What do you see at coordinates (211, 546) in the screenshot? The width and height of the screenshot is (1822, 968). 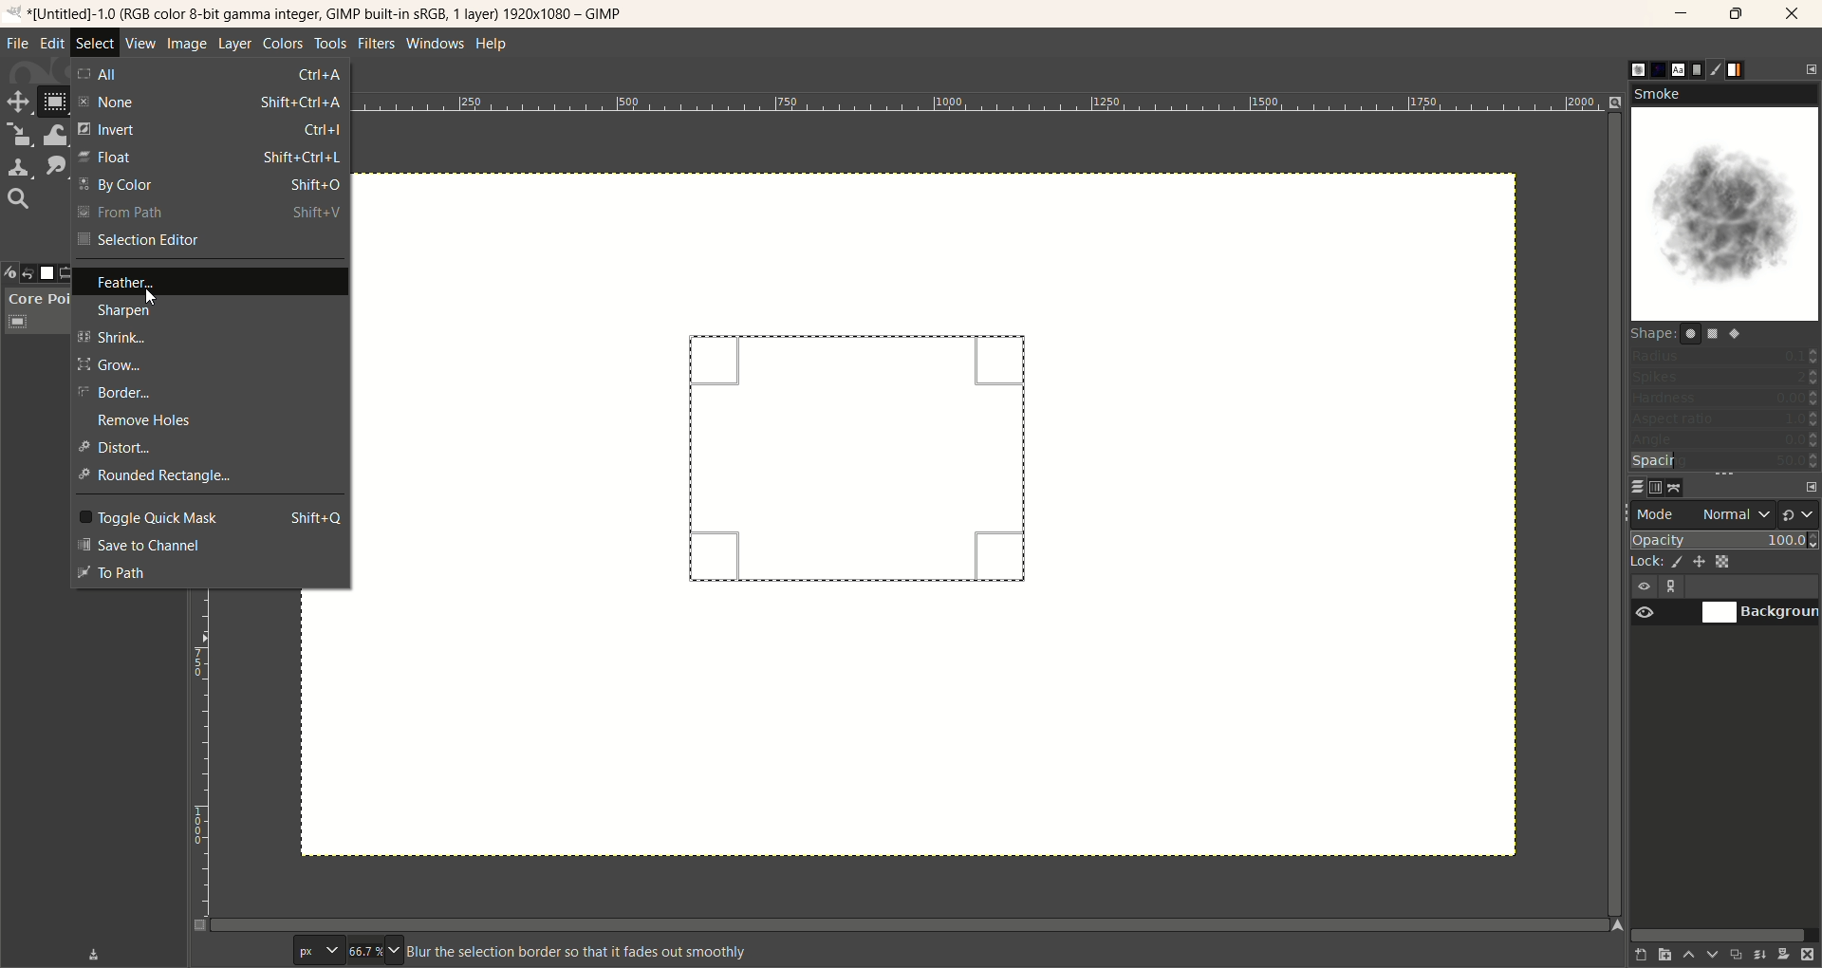 I see `save to channel` at bounding box center [211, 546].